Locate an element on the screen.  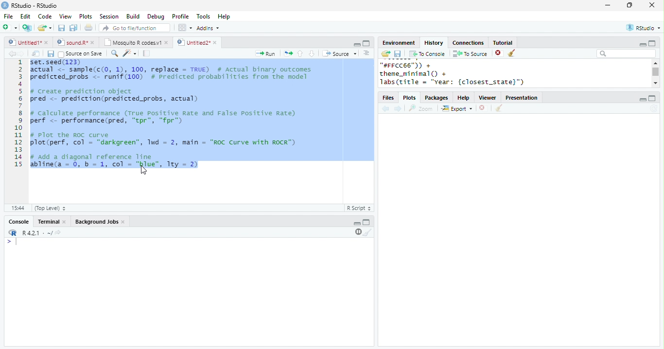
help is located at coordinates (464, 98).